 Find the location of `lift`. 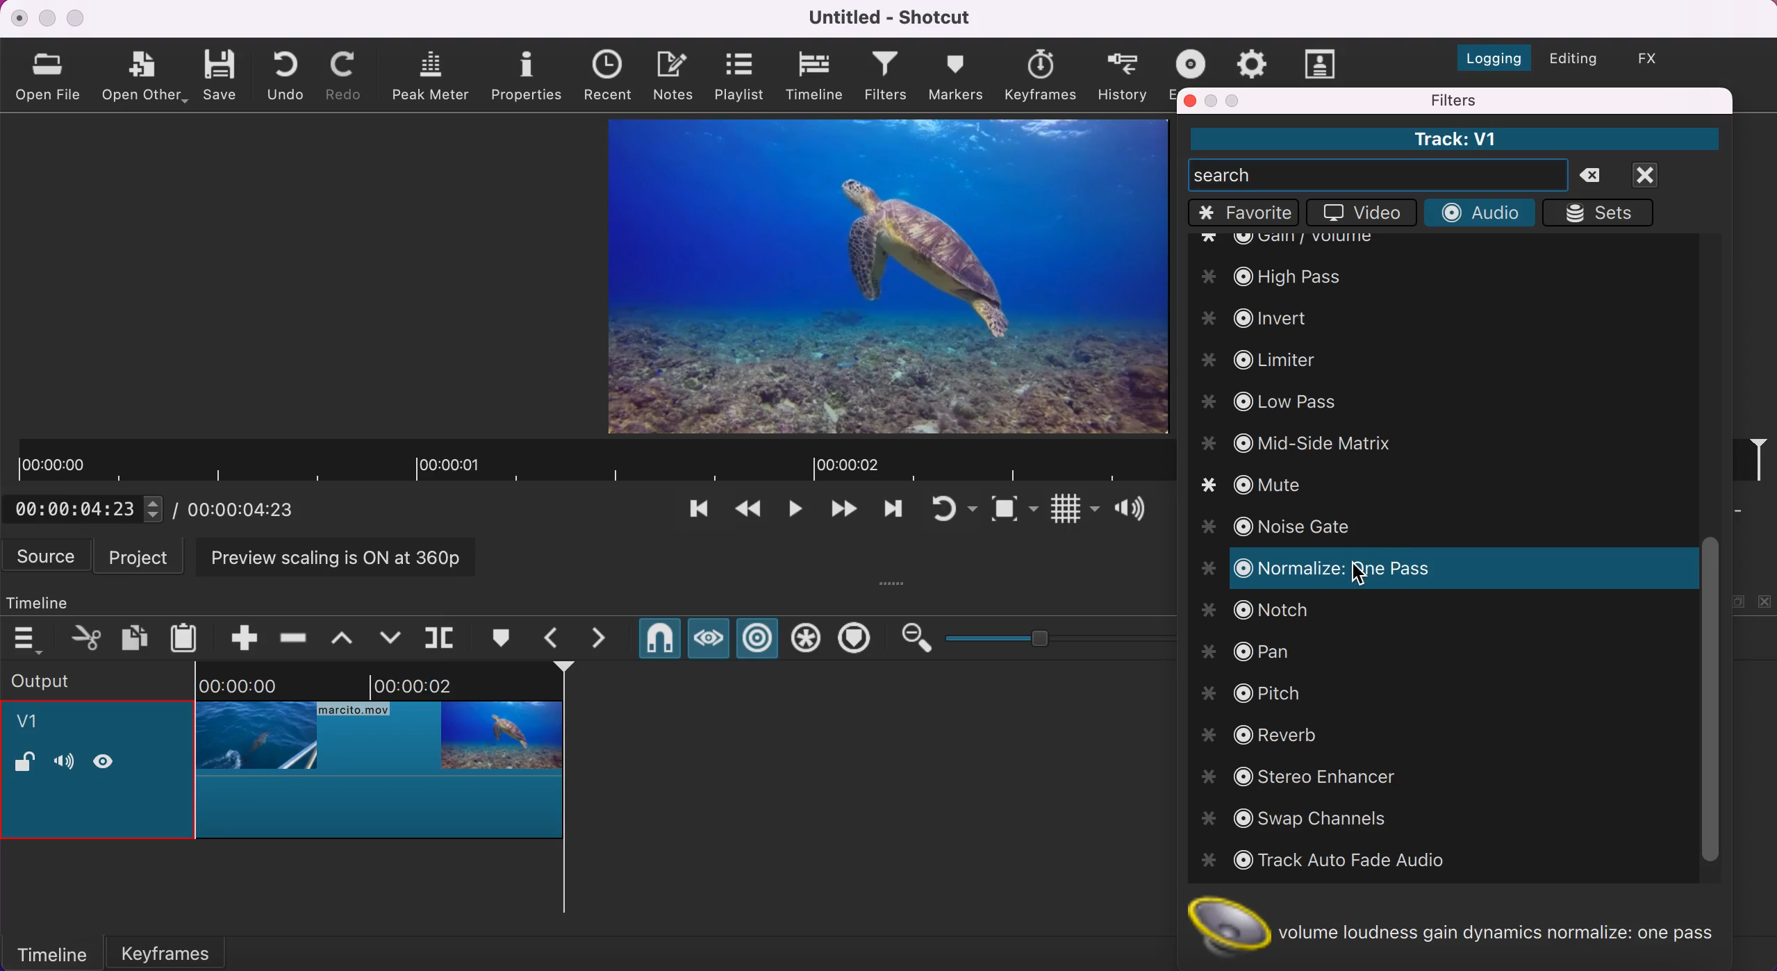

lift is located at coordinates (348, 637).